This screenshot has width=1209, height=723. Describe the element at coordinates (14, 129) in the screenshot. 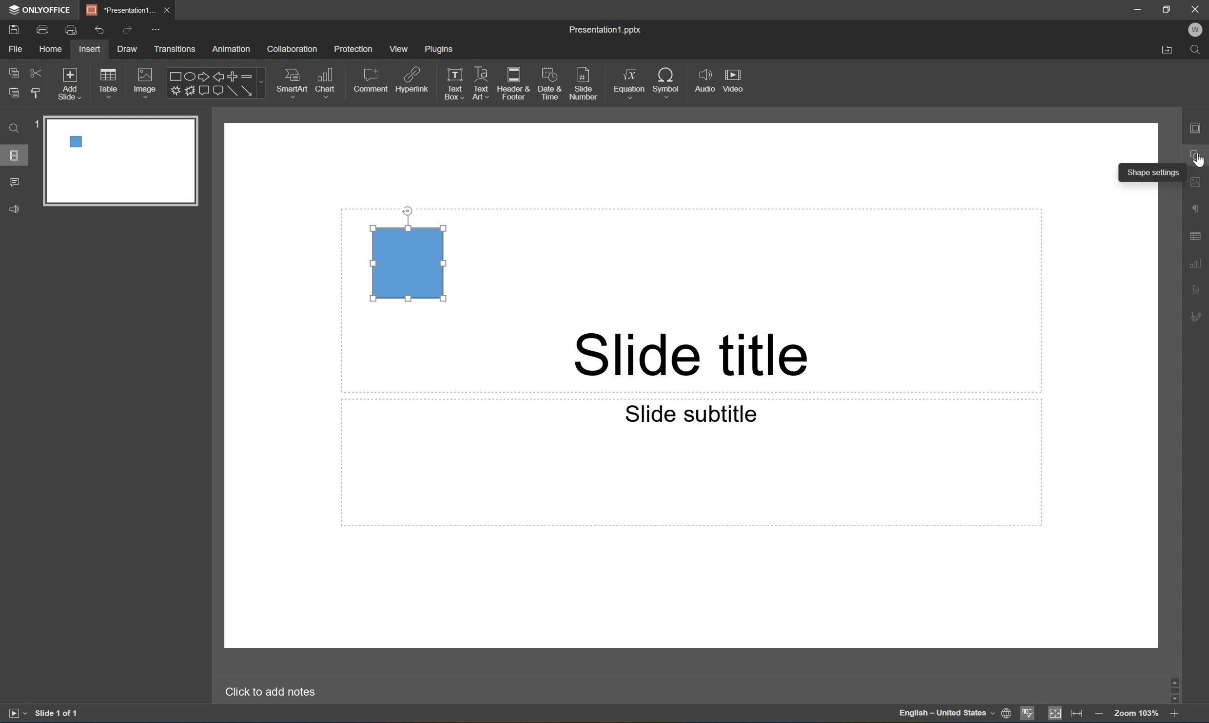

I see `Find` at that location.